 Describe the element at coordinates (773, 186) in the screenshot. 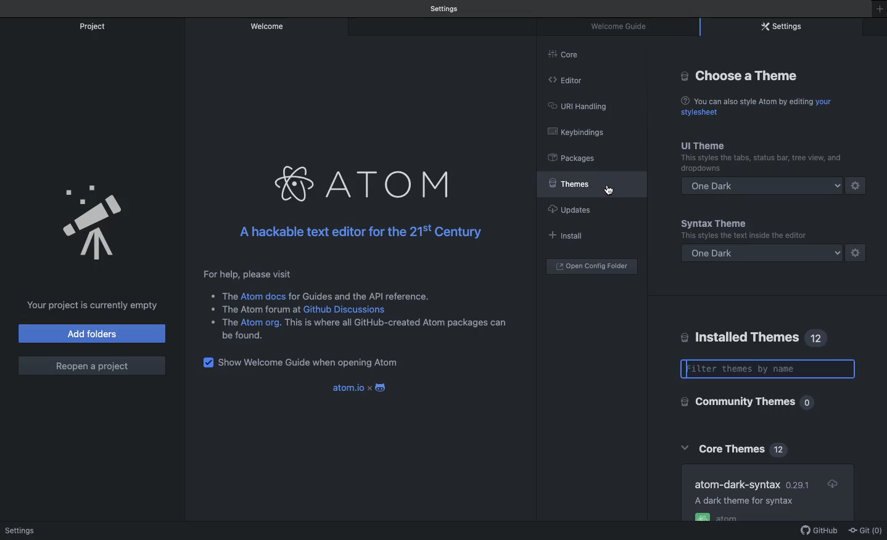

I see `One dark` at that location.